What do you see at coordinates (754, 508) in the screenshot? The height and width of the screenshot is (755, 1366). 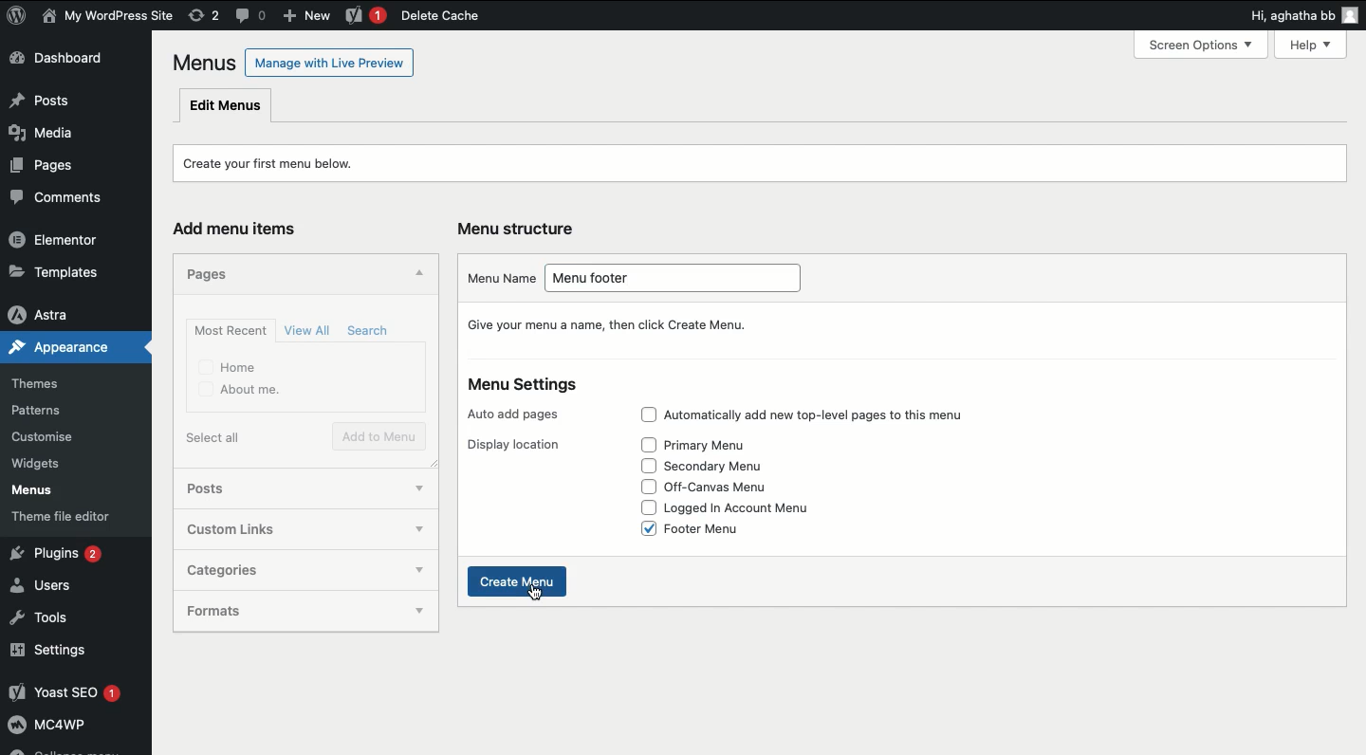 I see `Logged in account menu` at bounding box center [754, 508].